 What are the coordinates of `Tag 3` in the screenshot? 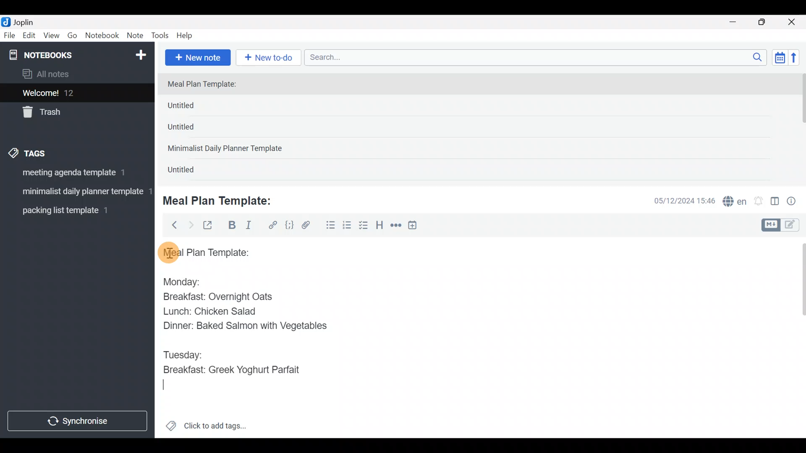 It's located at (74, 210).